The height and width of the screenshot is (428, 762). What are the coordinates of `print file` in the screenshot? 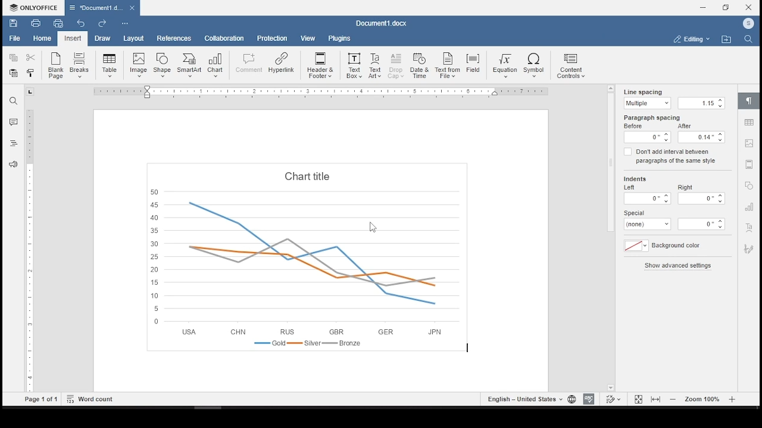 It's located at (35, 23).